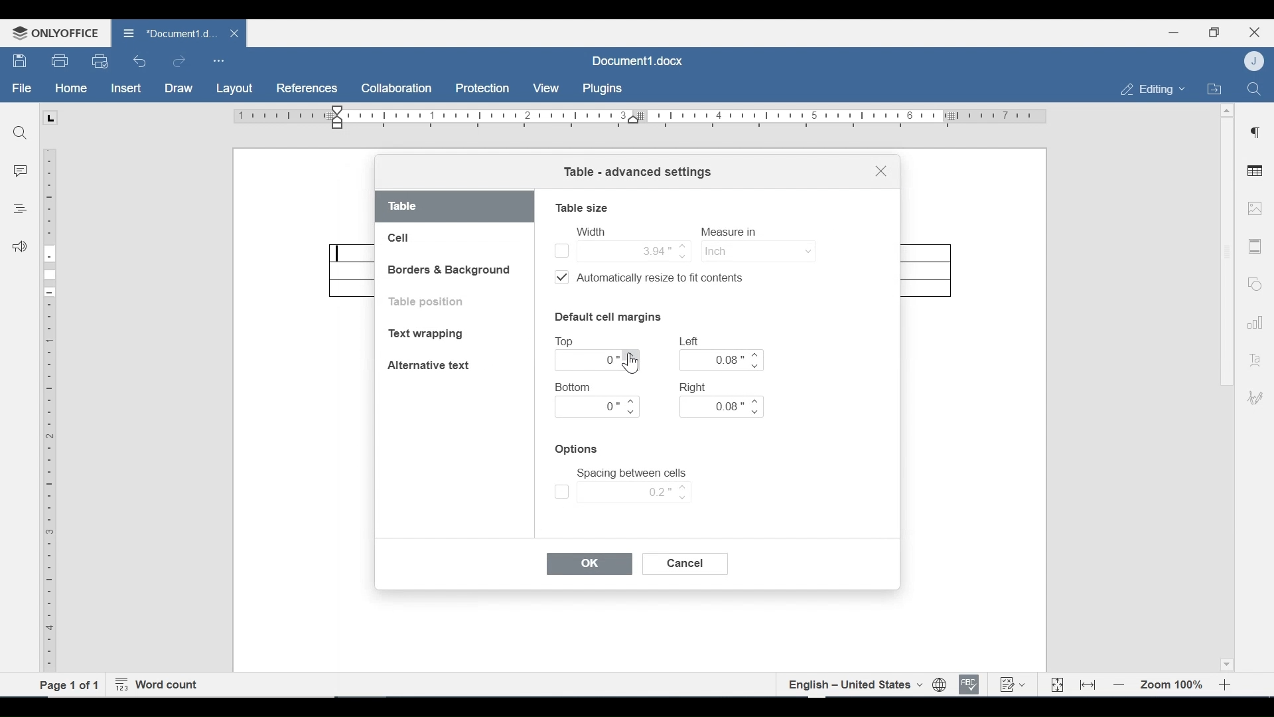 The image size is (1274, 717). What do you see at coordinates (639, 117) in the screenshot?
I see `Horizontal Ruler` at bounding box center [639, 117].